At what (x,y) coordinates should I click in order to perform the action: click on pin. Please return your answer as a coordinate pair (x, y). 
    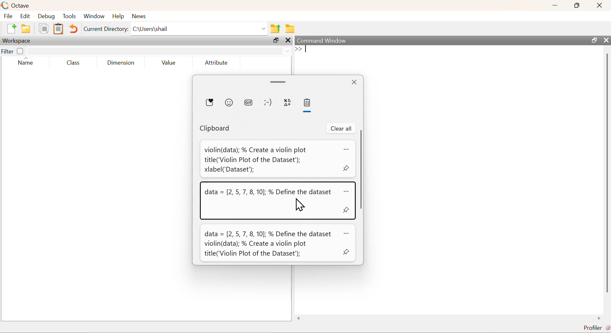
    Looking at the image, I should click on (346, 252).